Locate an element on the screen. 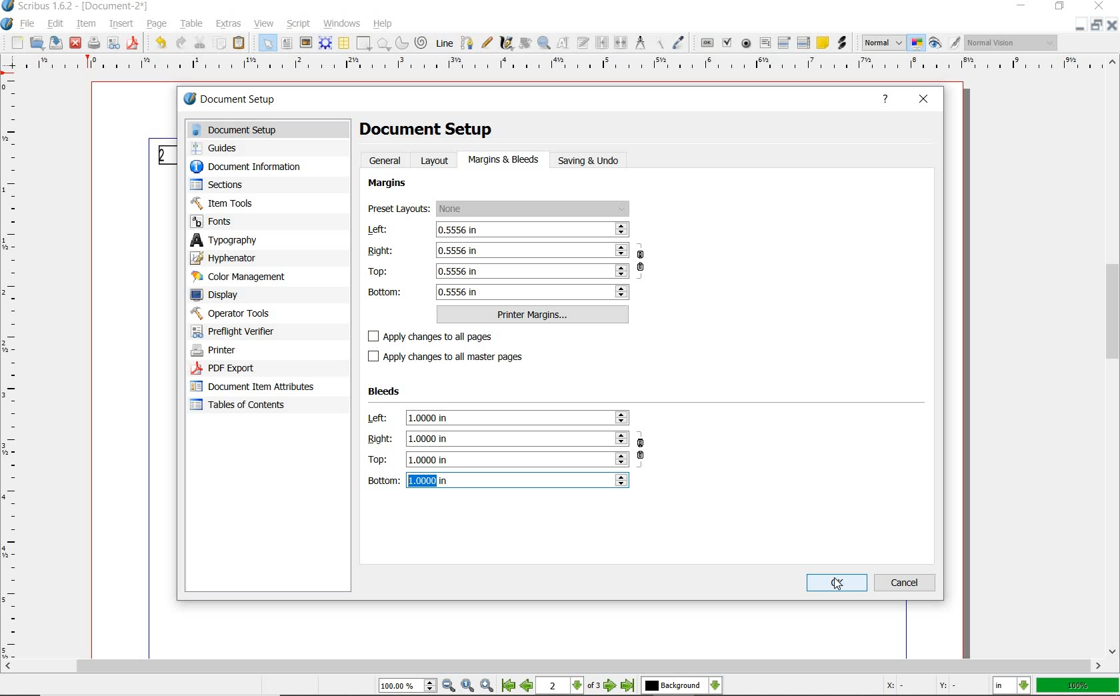 This screenshot has width=1120, height=696. table is located at coordinates (193, 25).